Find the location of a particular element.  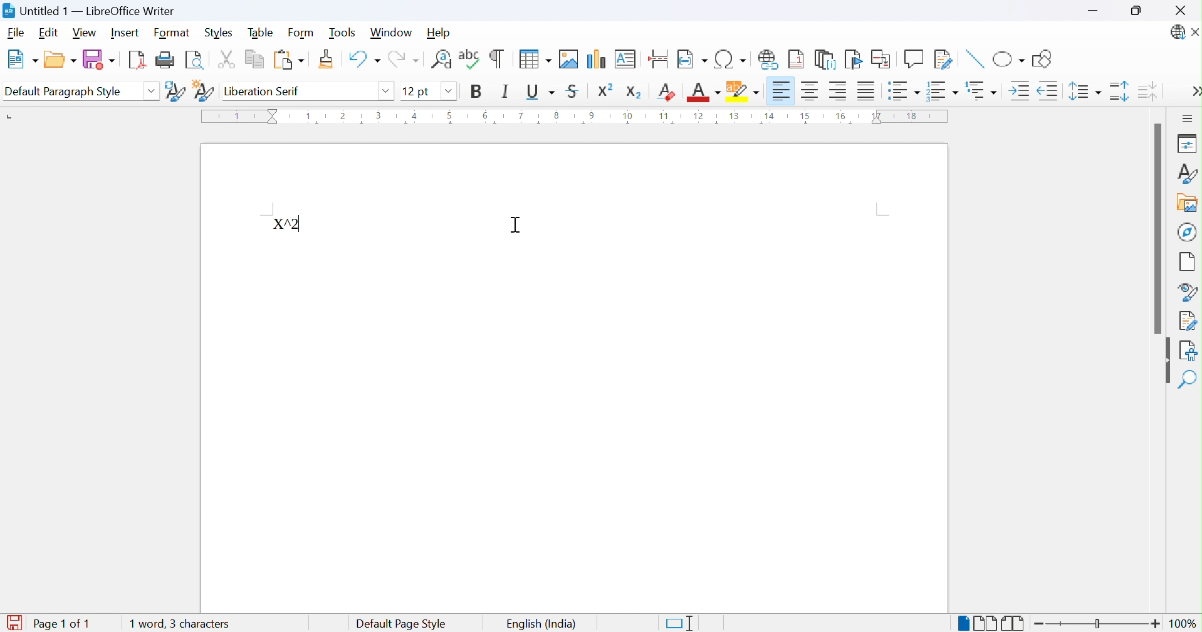

Style inspector is located at coordinates (1186, 291).